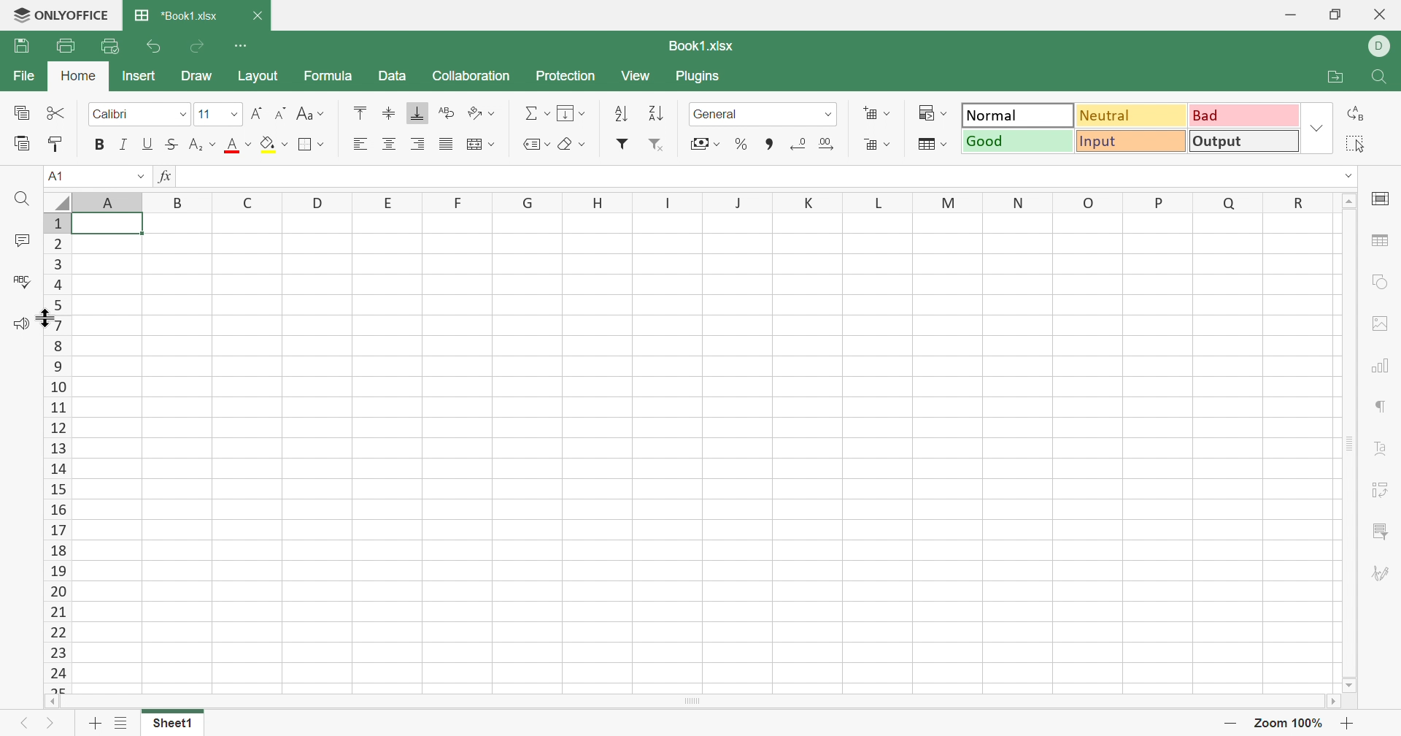  What do you see at coordinates (1383, 324) in the screenshot?
I see `Image settings` at bounding box center [1383, 324].